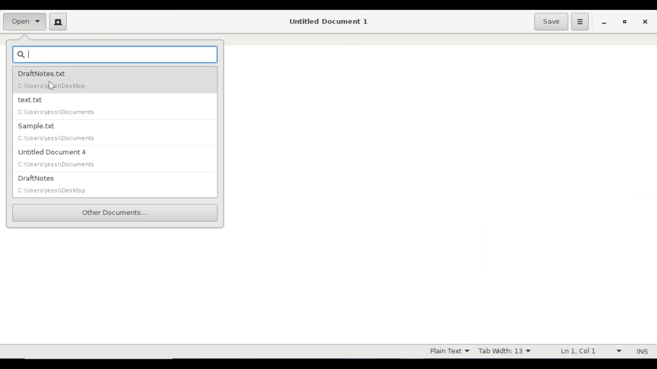 This screenshot has height=369, width=657. Describe the element at coordinates (115, 54) in the screenshot. I see `Enter document name` at that location.